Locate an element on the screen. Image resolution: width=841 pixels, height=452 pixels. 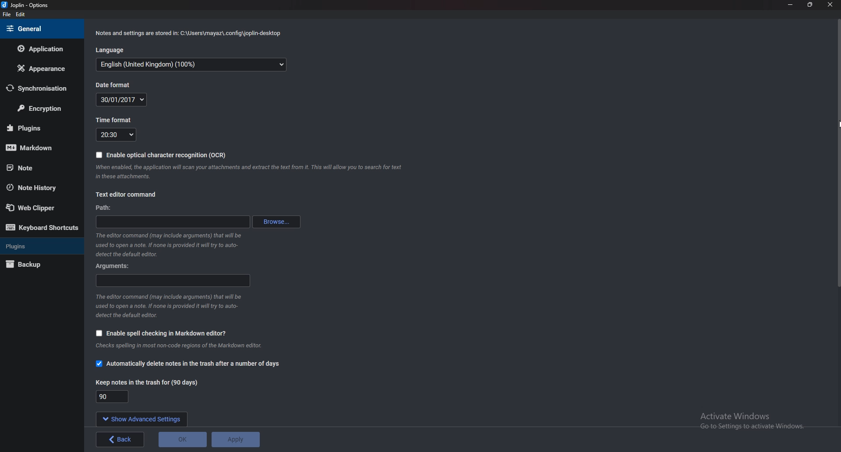
Enable O C R is located at coordinates (163, 156).